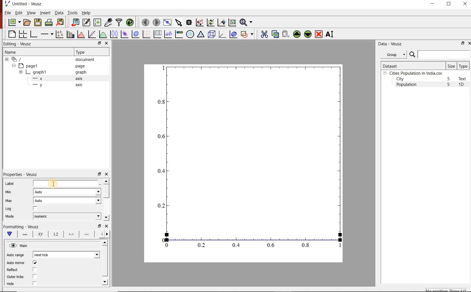  I want to click on Axis Label, so click(39, 235).